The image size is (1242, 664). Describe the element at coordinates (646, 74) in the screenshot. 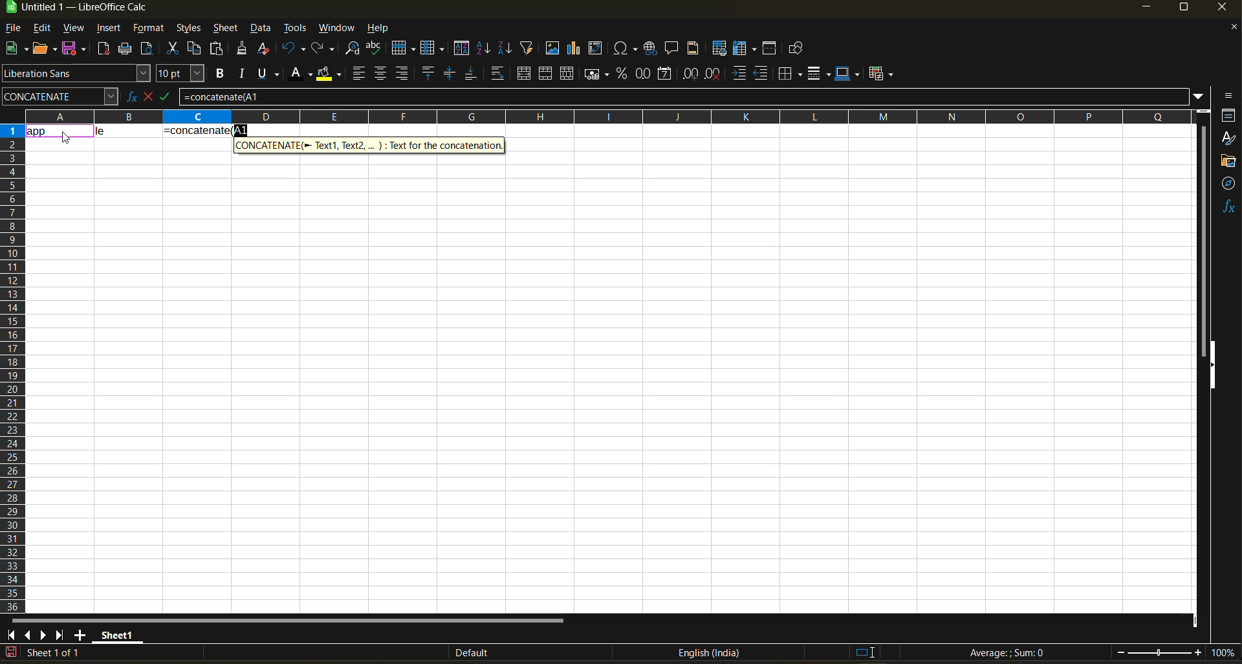

I see `format as number` at that location.